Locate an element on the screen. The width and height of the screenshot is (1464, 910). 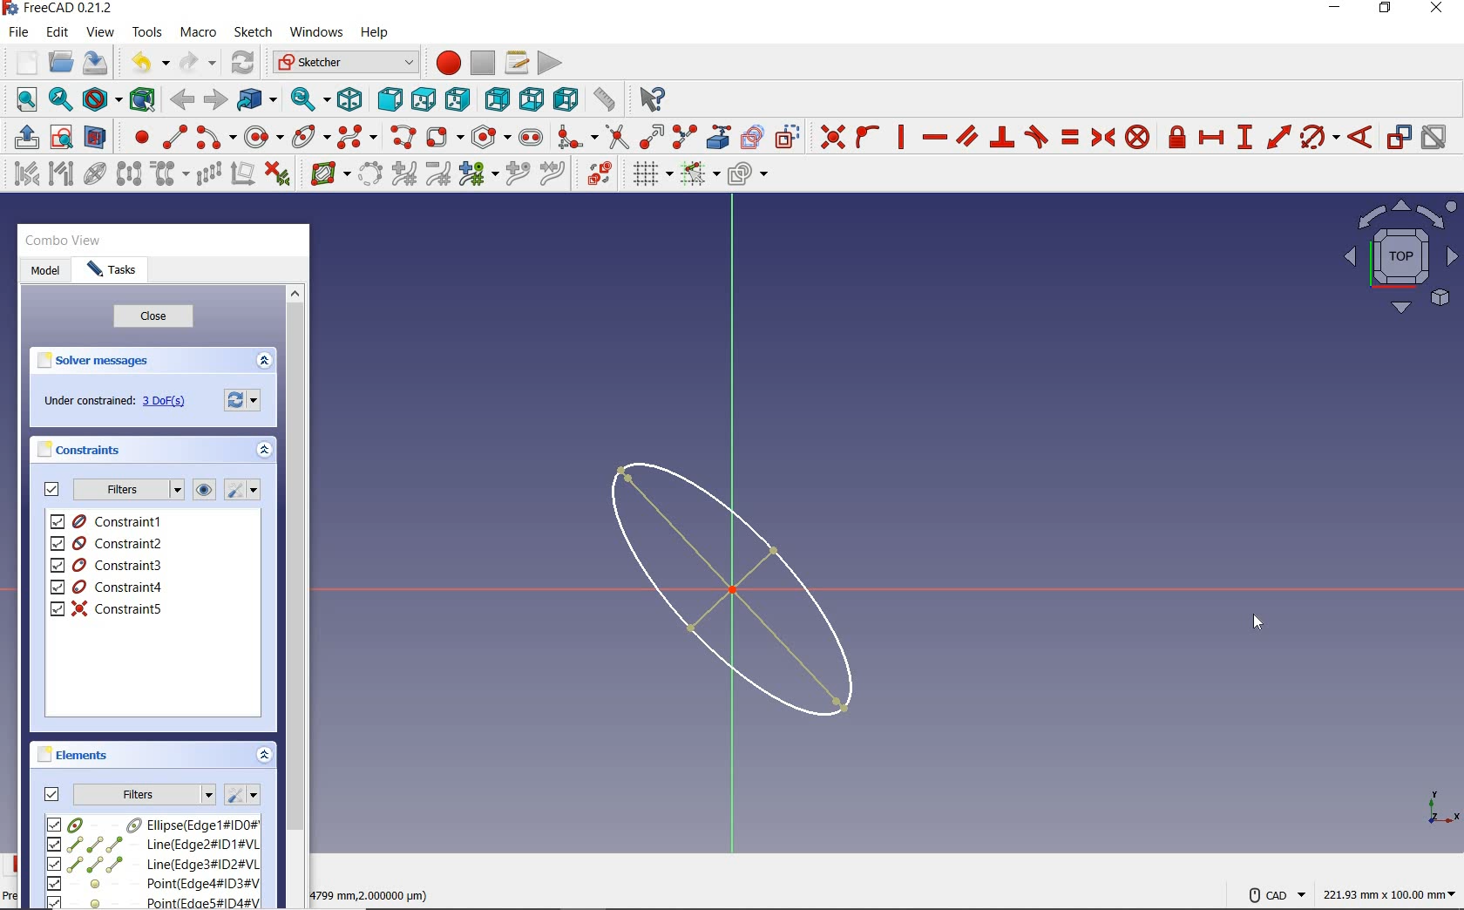
create rectangle is located at coordinates (444, 137).